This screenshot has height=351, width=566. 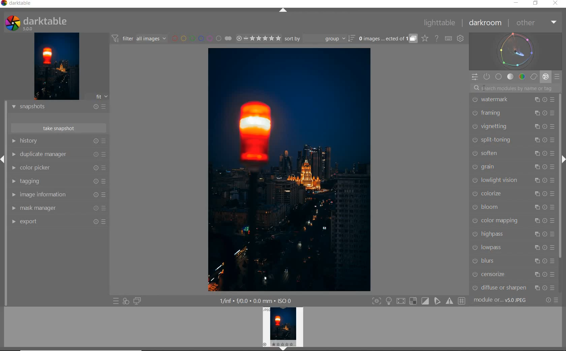 I want to click on HIGHPASS, so click(x=493, y=233).